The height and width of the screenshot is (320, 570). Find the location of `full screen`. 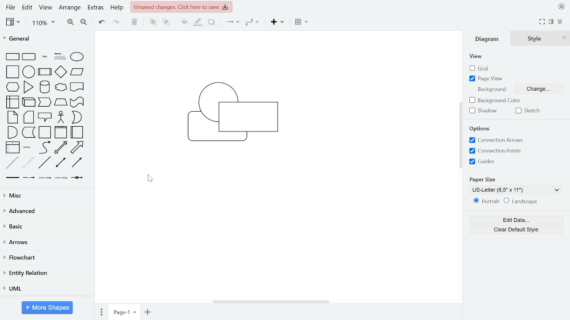

full screen is located at coordinates (542, 22).